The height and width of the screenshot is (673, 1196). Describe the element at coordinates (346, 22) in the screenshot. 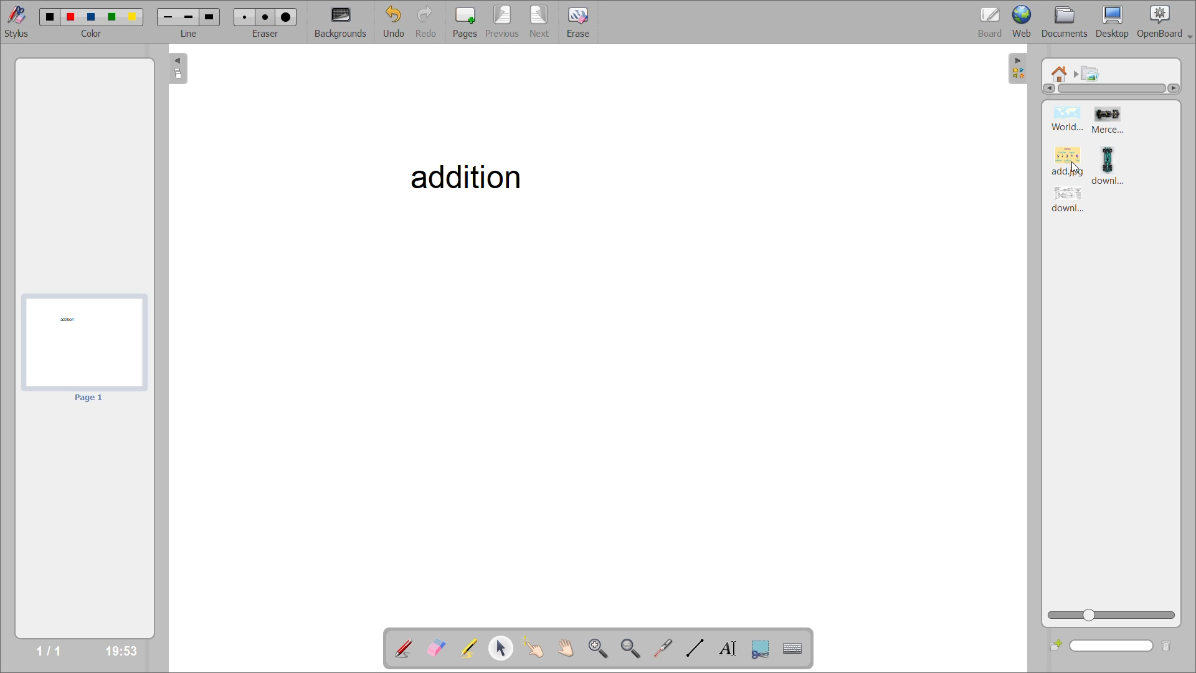

I see `backgrounds` at that location.